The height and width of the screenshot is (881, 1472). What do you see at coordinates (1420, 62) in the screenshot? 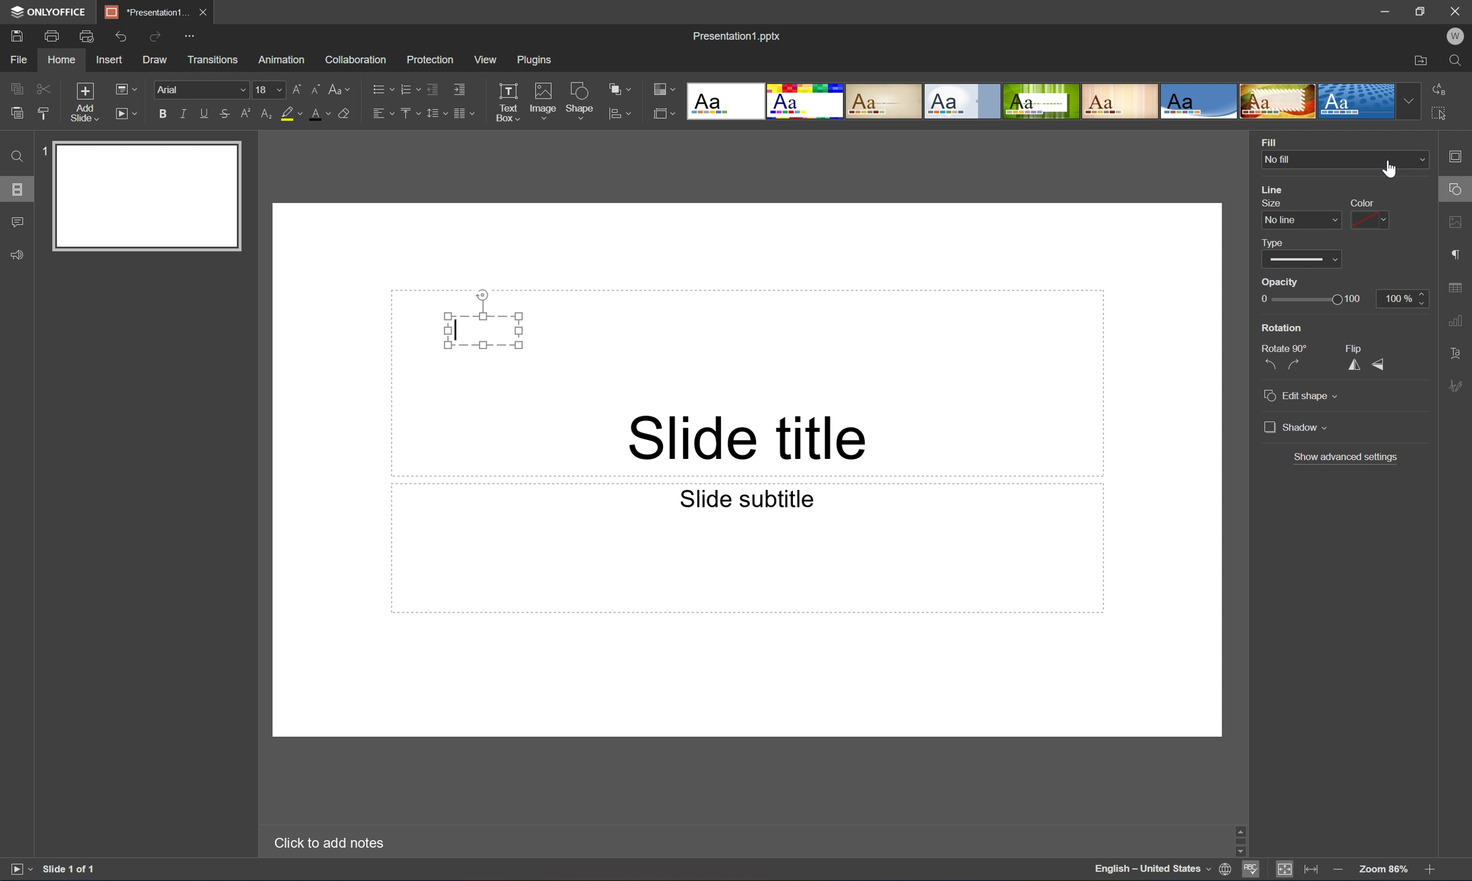
I see `Open file location` at bounding box center [1420, 62].